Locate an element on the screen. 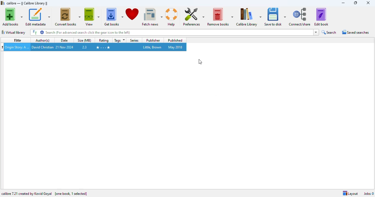  save to disk is located at coordinates (275, 17).